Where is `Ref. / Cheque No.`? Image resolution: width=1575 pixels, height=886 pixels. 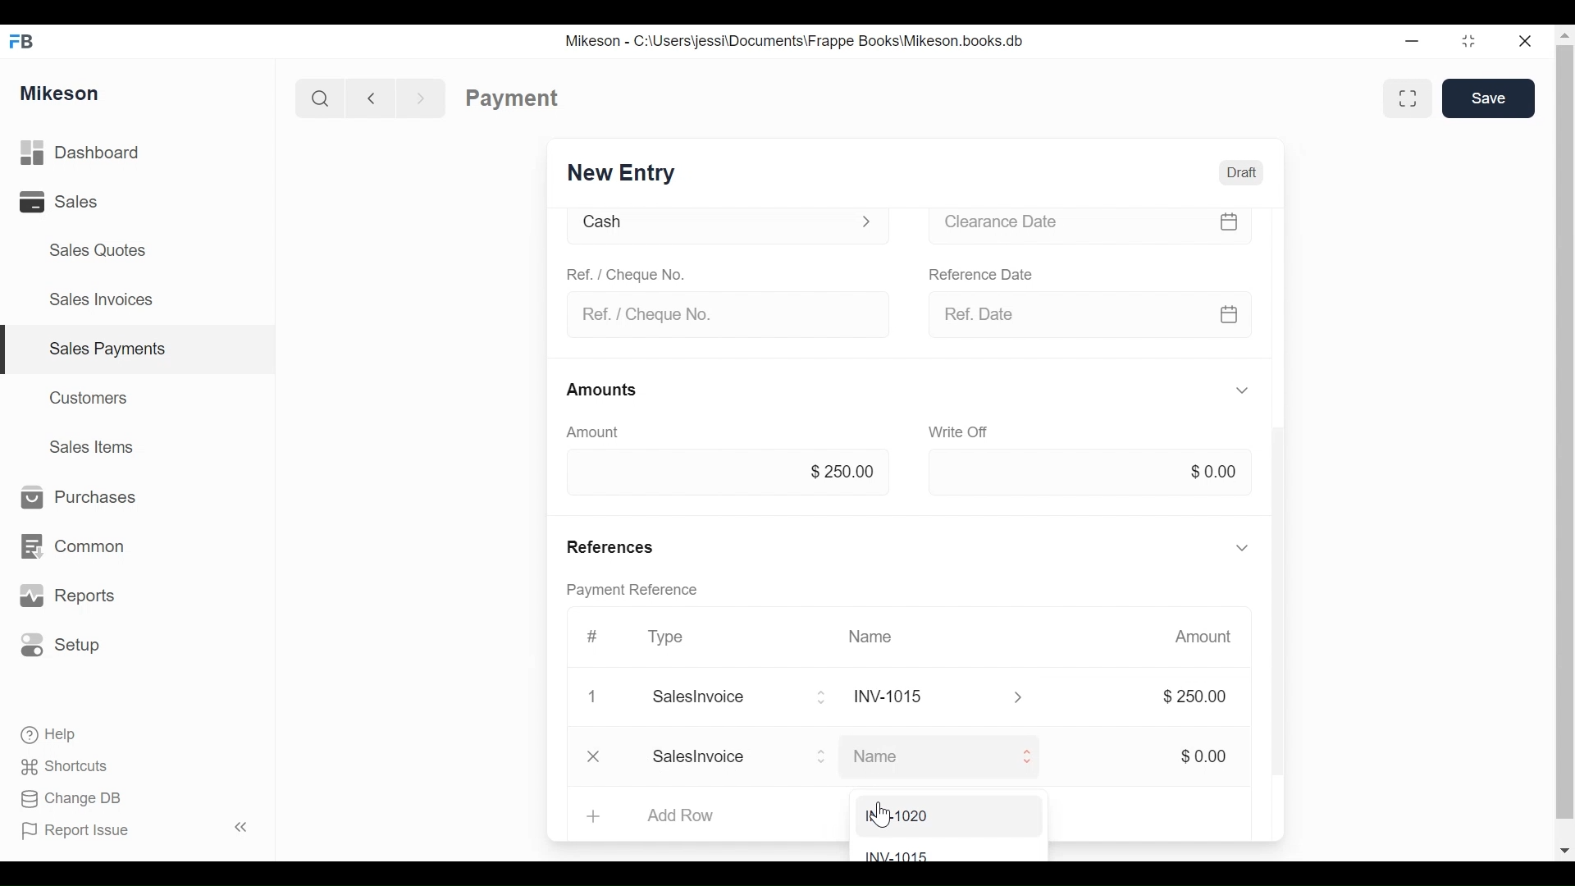
Ref. / Cheque No. is located at coordinates (642, 276).